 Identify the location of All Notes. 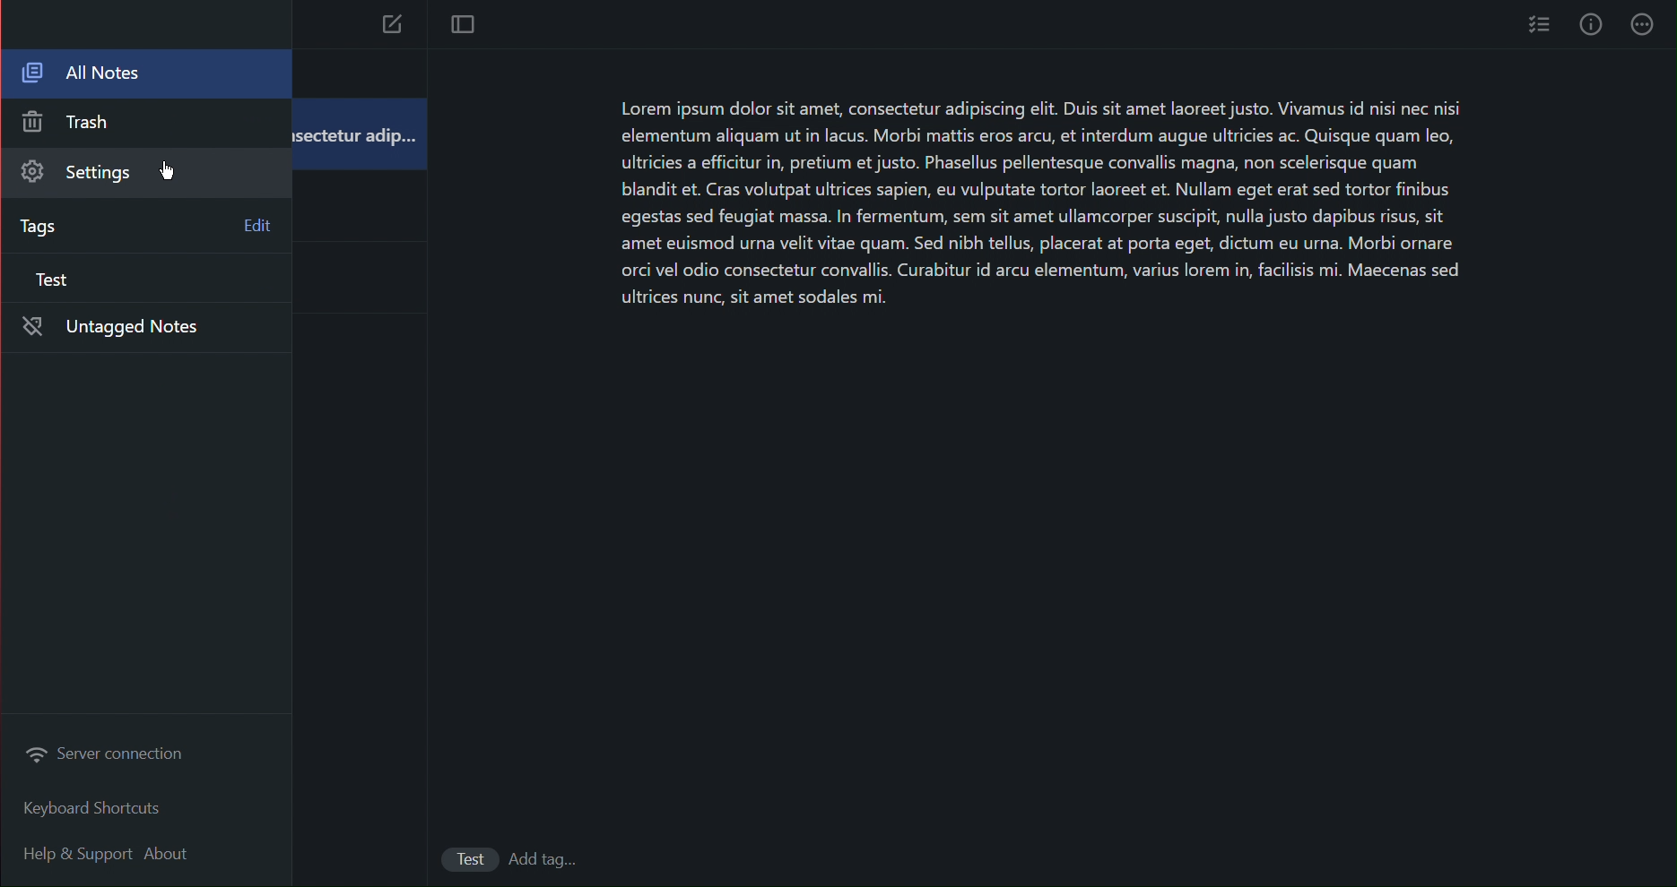
(100, 74).